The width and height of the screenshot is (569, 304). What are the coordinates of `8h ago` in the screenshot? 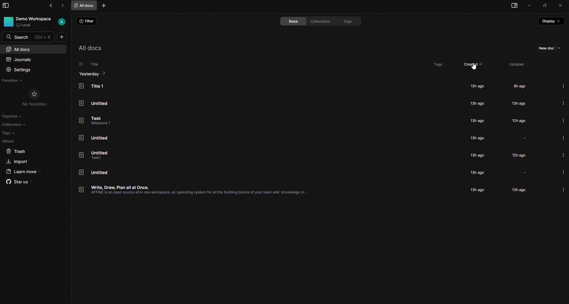 It's located at (518, 86).